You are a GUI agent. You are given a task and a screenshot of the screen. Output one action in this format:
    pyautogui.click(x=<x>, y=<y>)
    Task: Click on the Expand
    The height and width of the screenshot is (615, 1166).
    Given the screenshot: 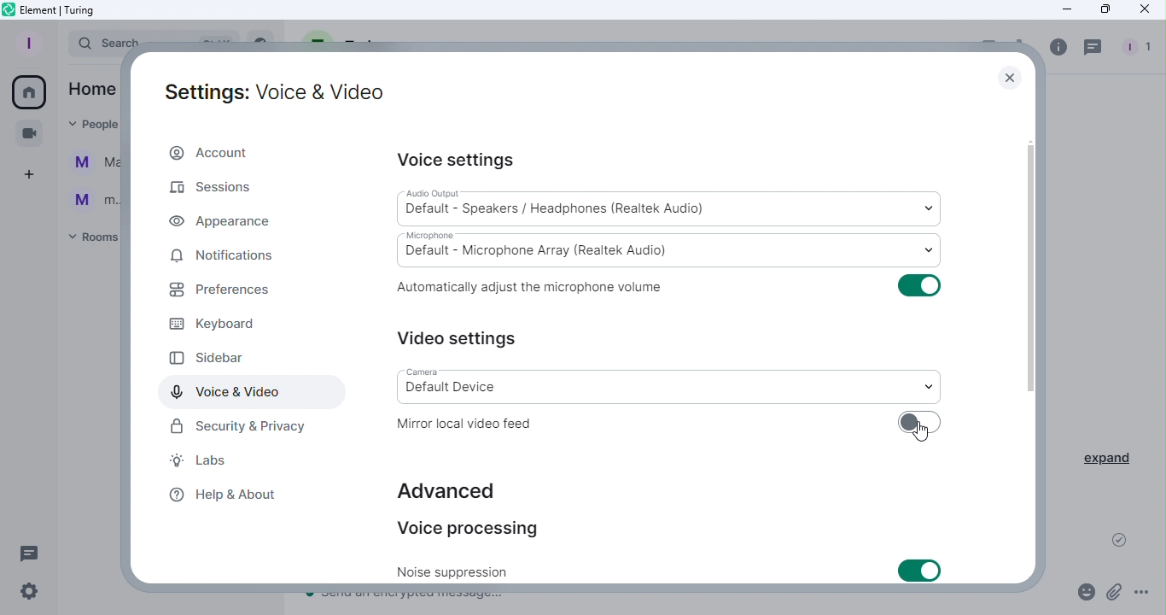 What is the action you would take?
    pyautogui.click(x=1105, y=459)
    